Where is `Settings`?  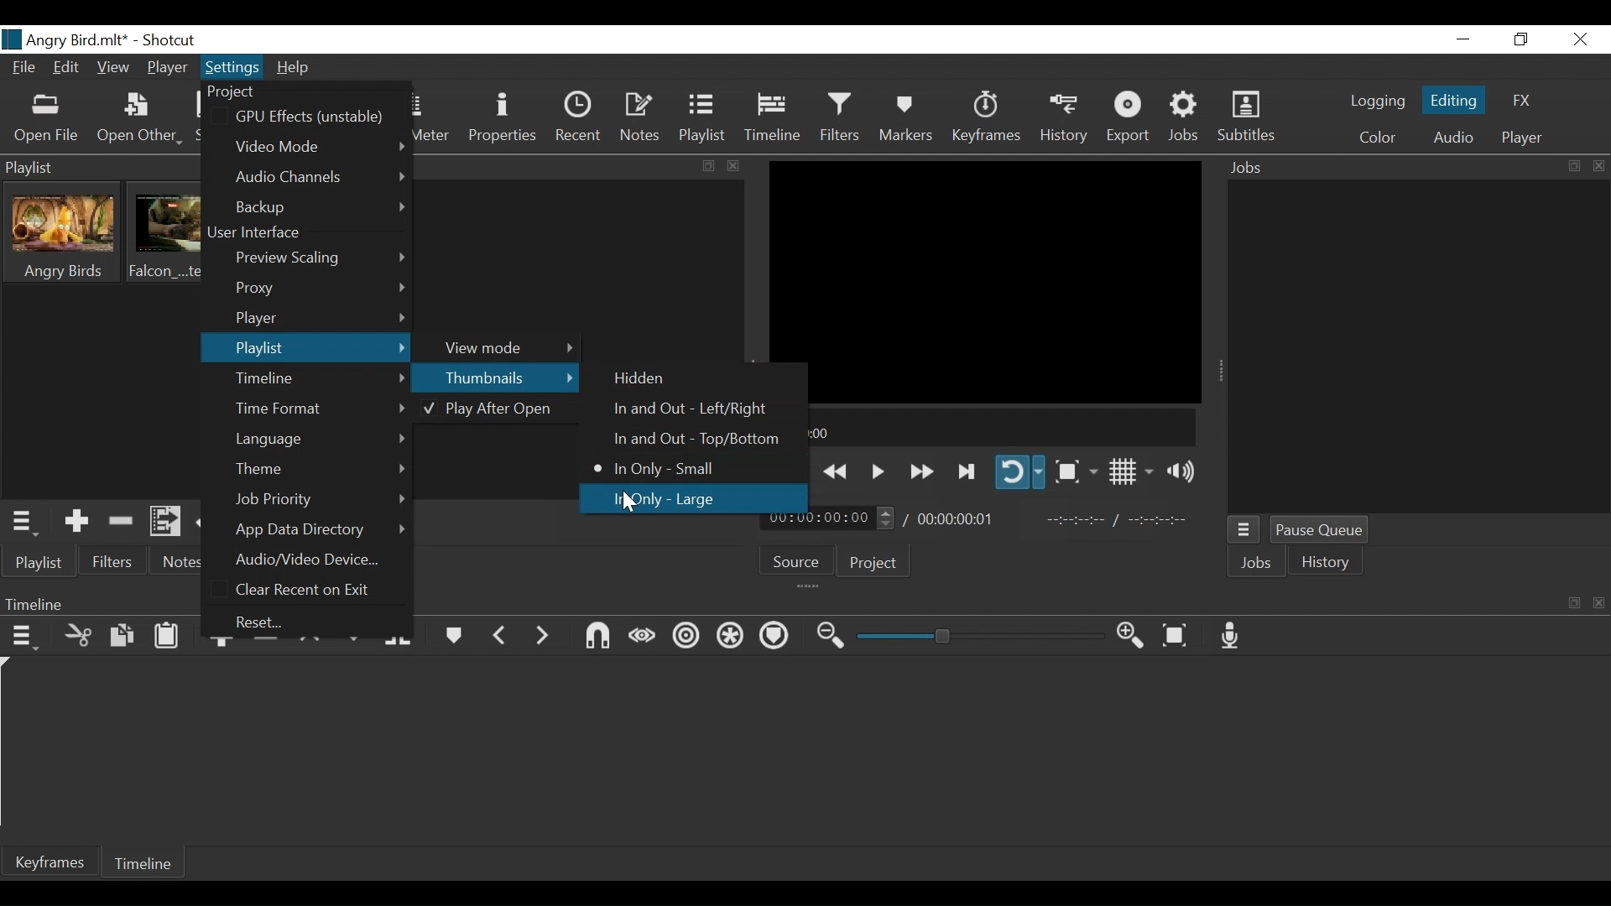
Settings is located at coordinates (233, 66).